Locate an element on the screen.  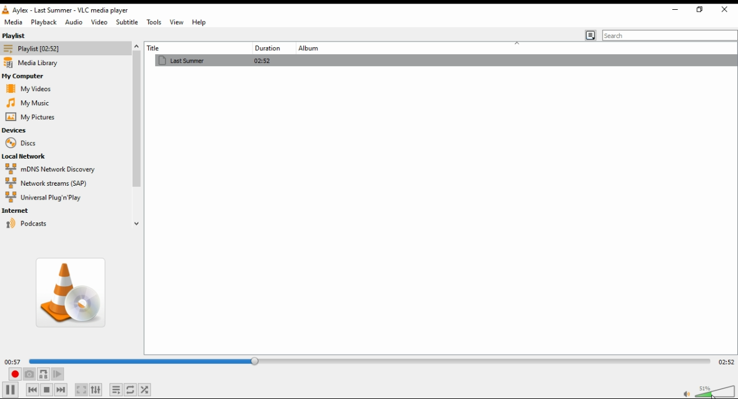
last summer 02:52 is located at coordinates (267, 60).